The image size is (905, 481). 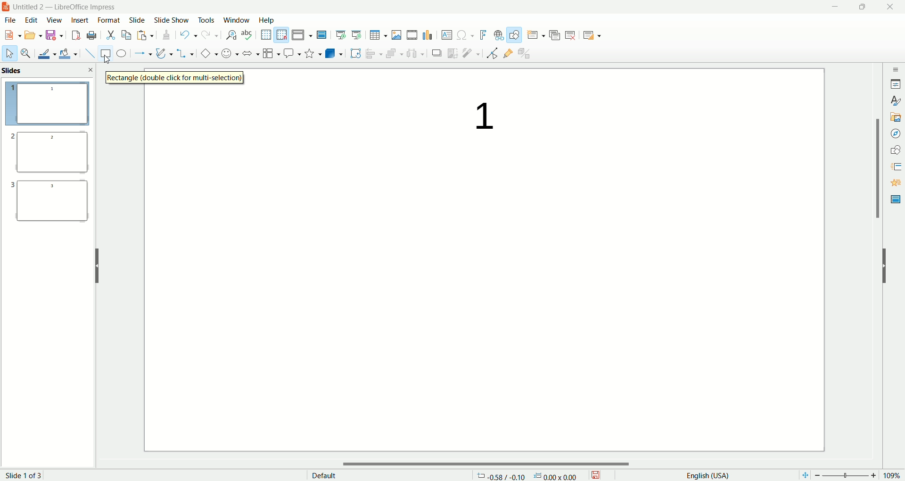 I want to click on callout shapes, so click(x=291, y=54).